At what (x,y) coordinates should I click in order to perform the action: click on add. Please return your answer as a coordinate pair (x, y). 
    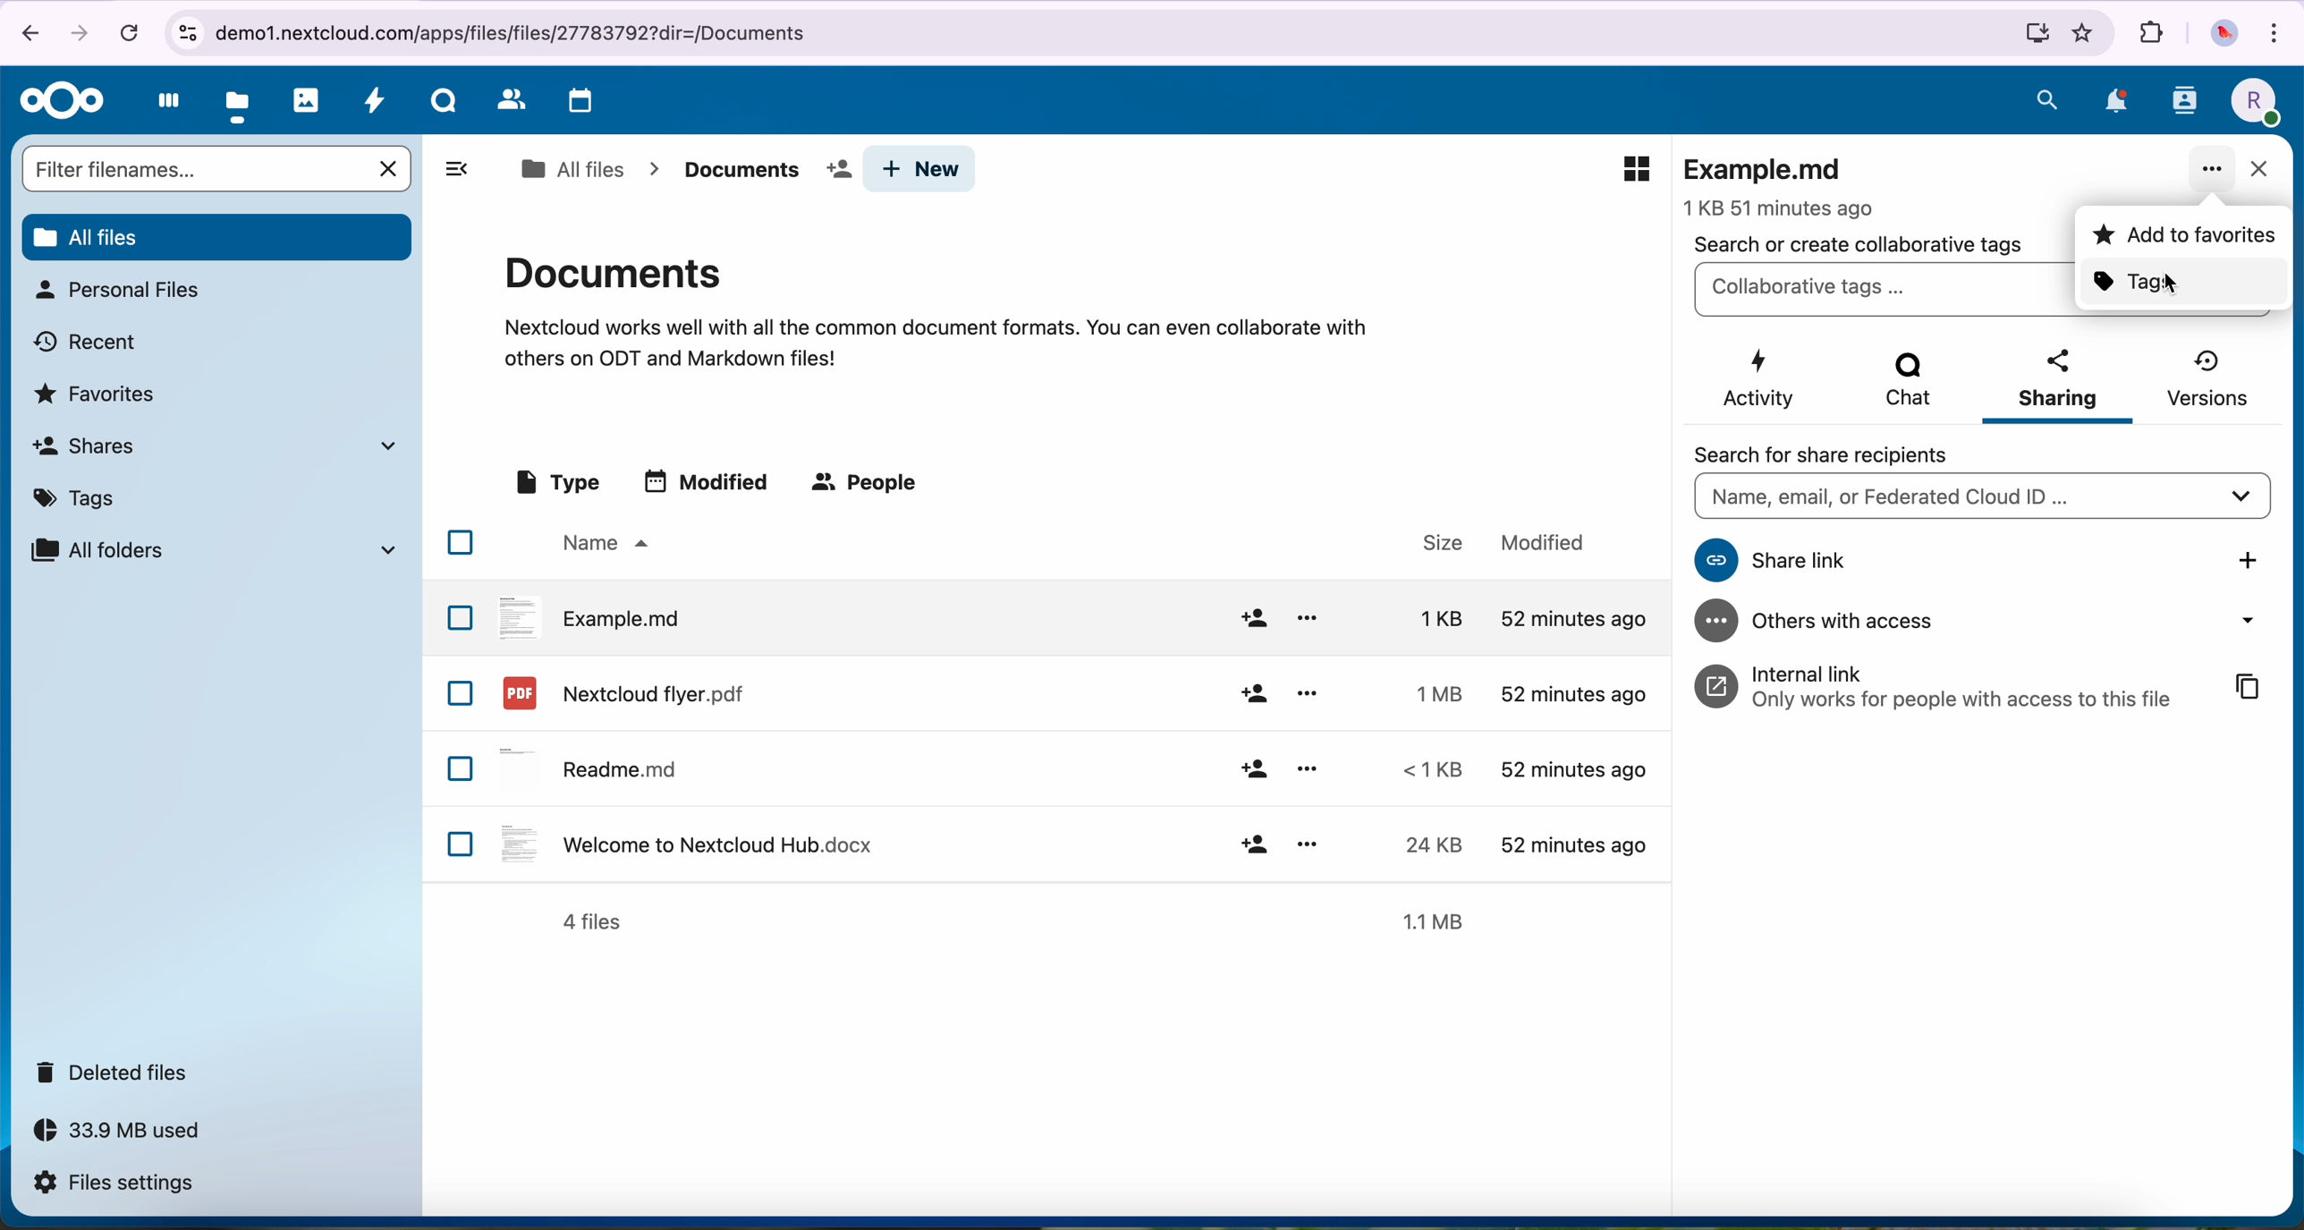
    Looking at the image, I should click on (1252, 618).